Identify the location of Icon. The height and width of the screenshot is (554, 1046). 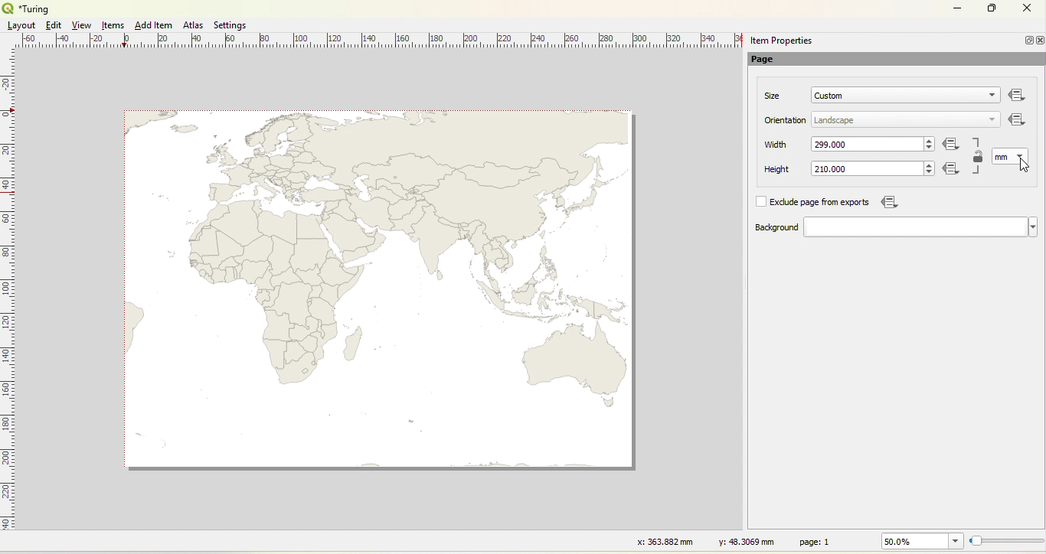
(952, 145).